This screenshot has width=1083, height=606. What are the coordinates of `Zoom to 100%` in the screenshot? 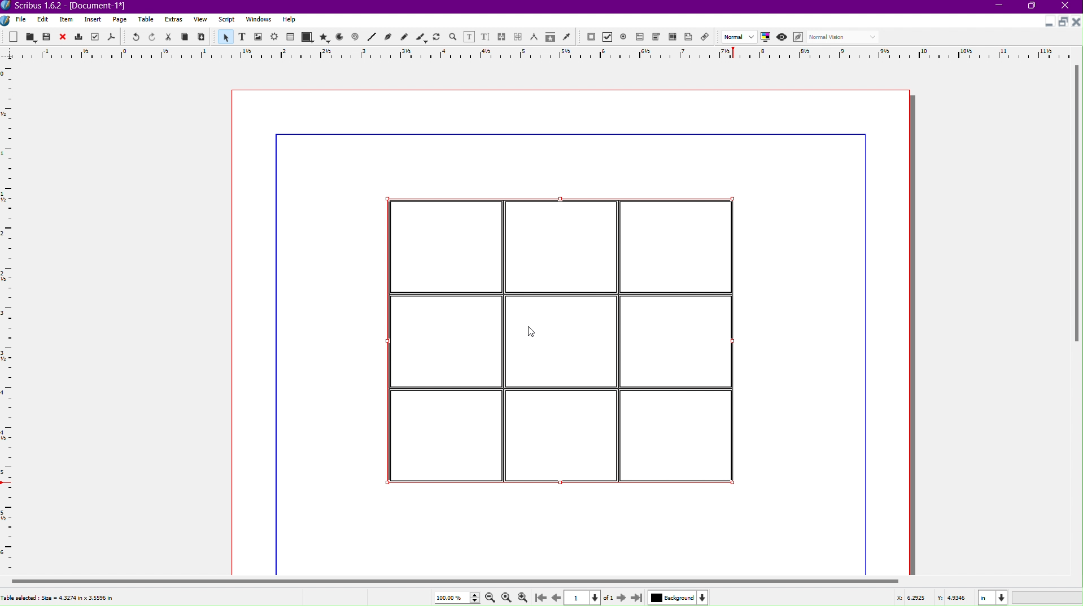 It's located at (506, 596).